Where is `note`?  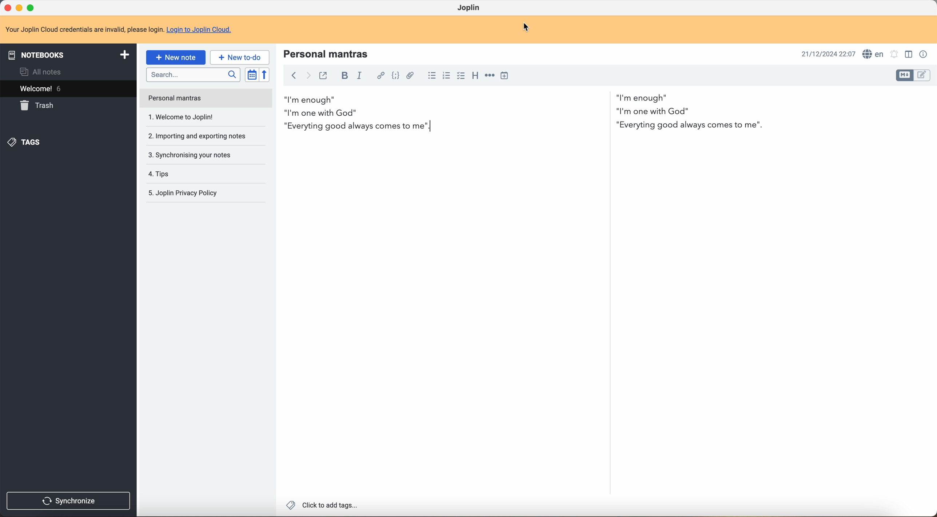 note is located at coordinates (119, 30).